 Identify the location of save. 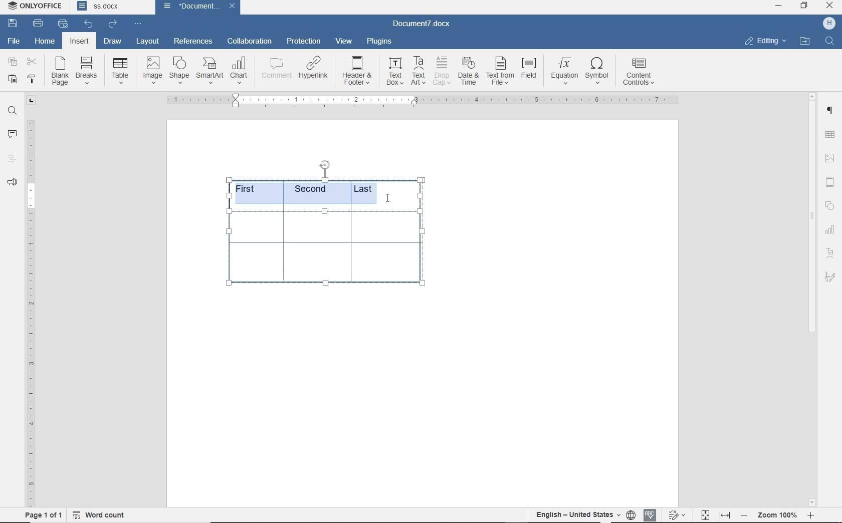
(15, 24).